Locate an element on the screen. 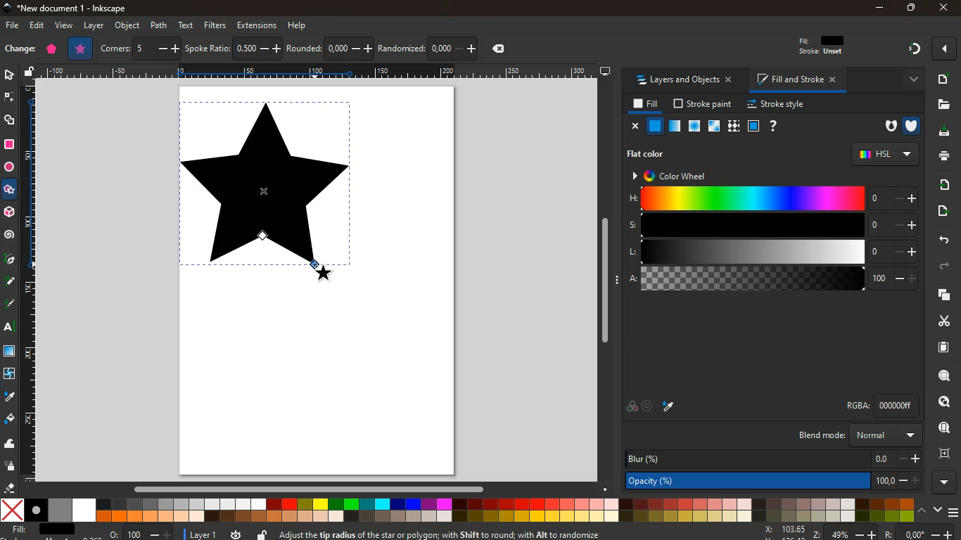 The image size is (961, 540). close is located at coordinates (945, 6).